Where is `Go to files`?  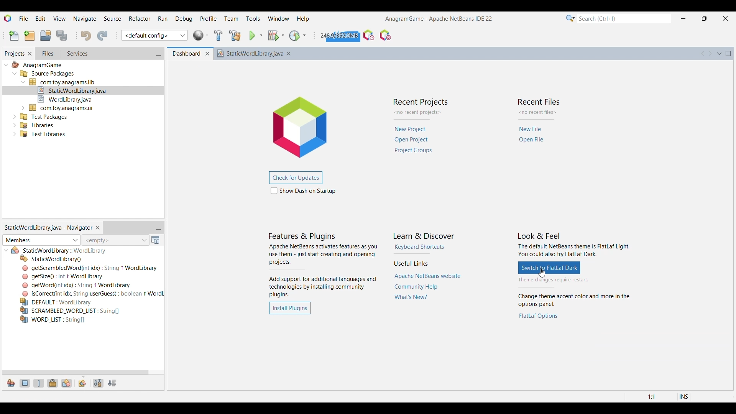 Go to files is located at coordinates (47, 53).